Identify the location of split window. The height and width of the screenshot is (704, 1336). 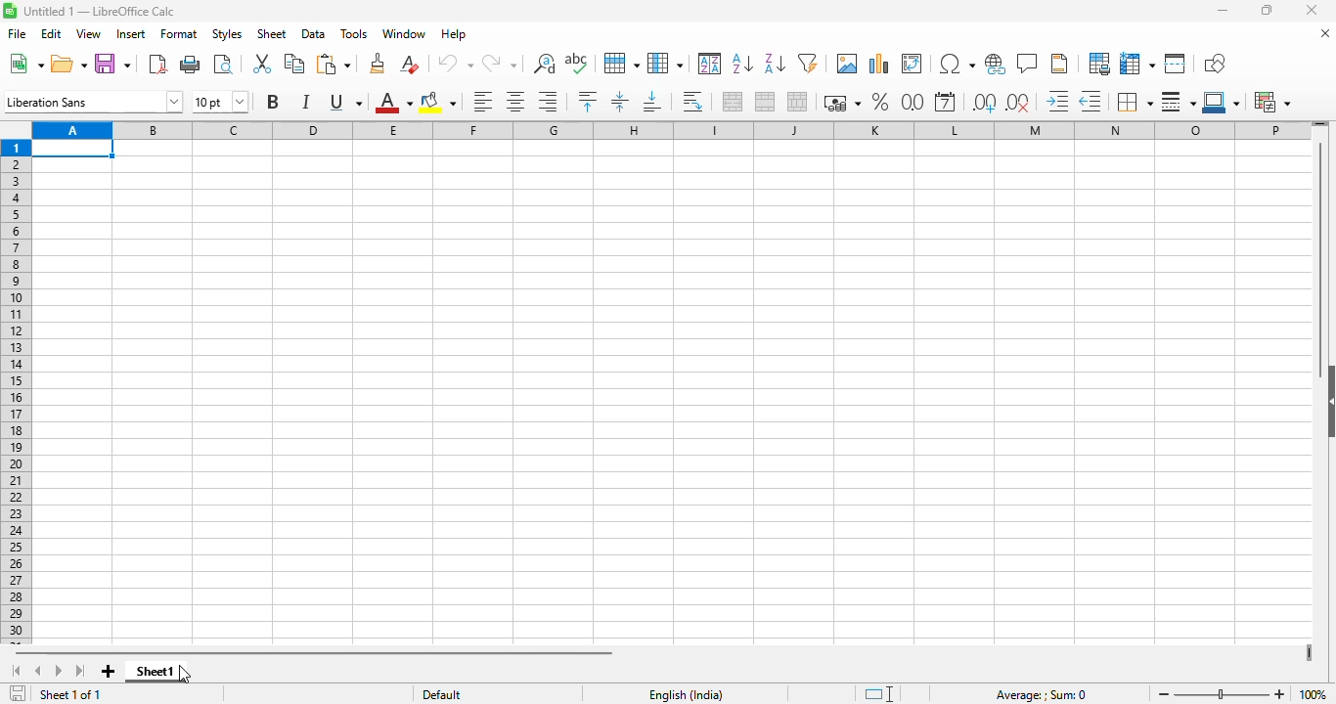
(1176, 64).